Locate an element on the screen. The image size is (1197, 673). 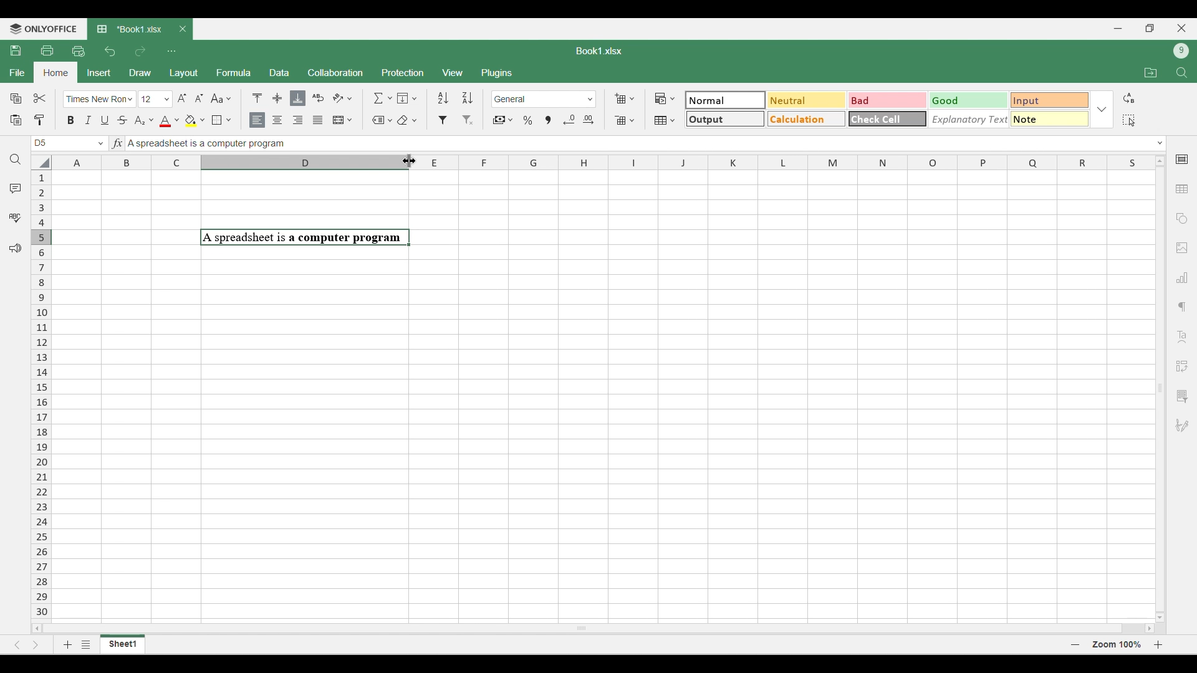
Comment is located at coordinates (16, 188).